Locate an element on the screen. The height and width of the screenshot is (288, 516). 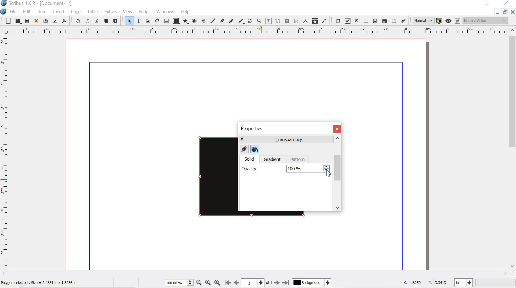
unlink text frames is located at coordinates (296, 21).